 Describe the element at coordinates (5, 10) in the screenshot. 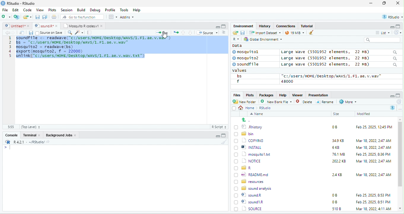

I see `File` at that location.